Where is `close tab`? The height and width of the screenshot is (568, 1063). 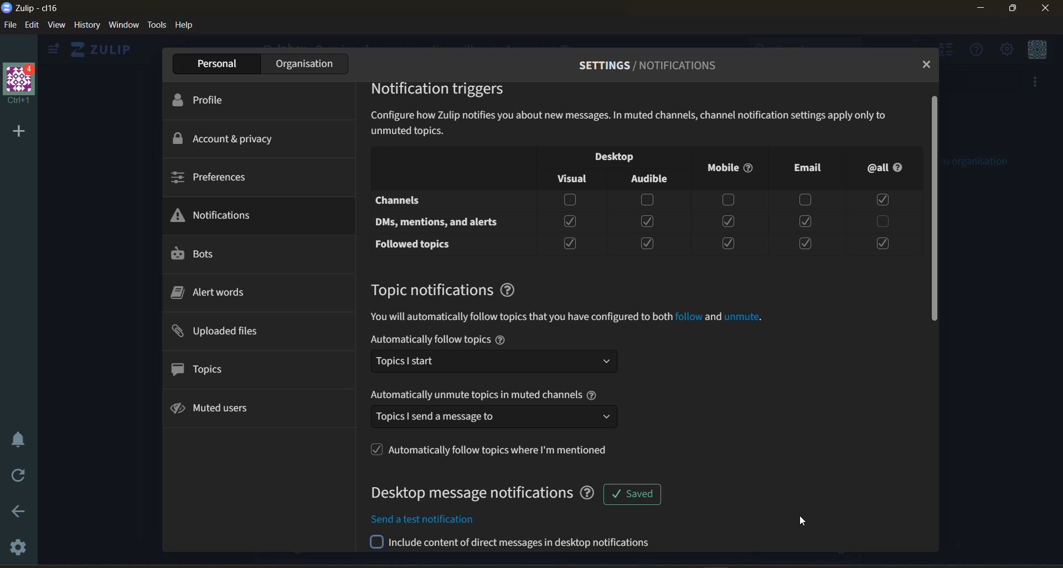 close tab is located at coordinates (927, 65).